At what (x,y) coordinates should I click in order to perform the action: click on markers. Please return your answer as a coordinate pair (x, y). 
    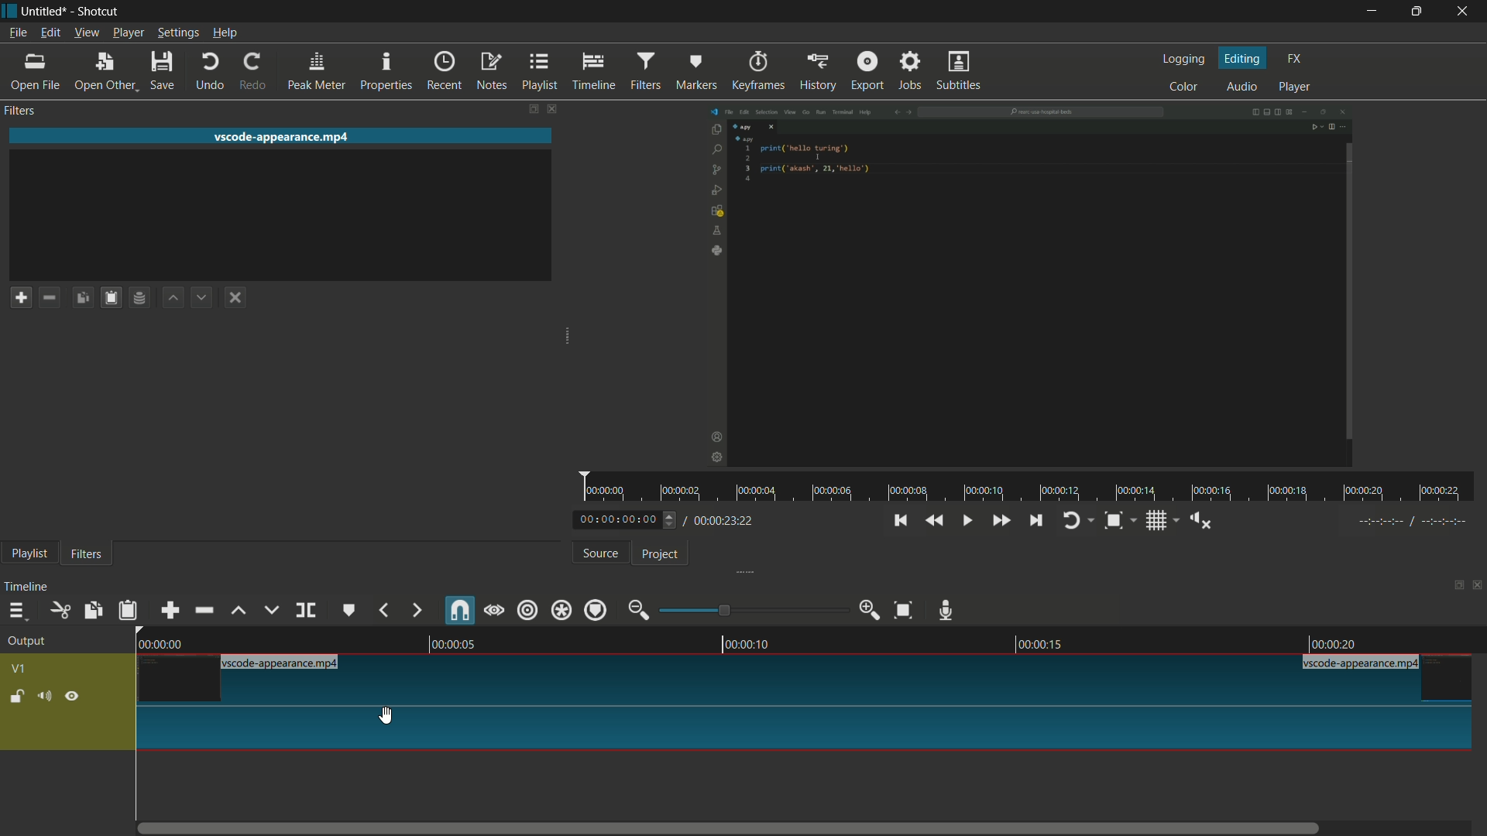
    Looking at the image, I should click on (698, 71).